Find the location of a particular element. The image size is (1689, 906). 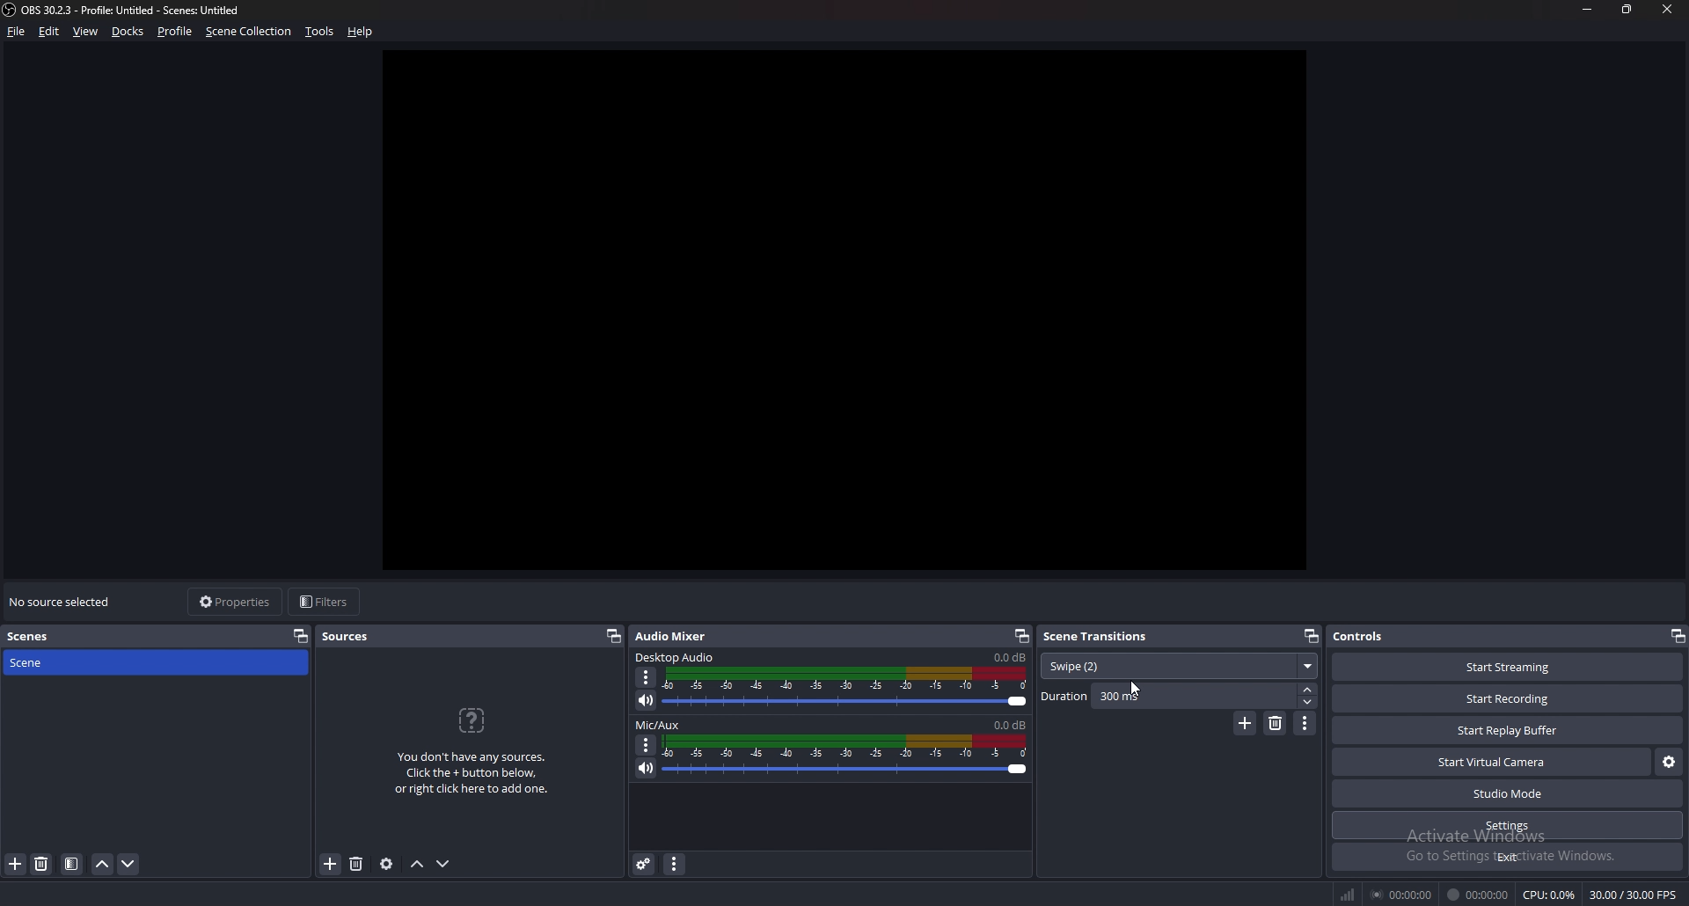

volume adjust is located at coordinates (848, 688).